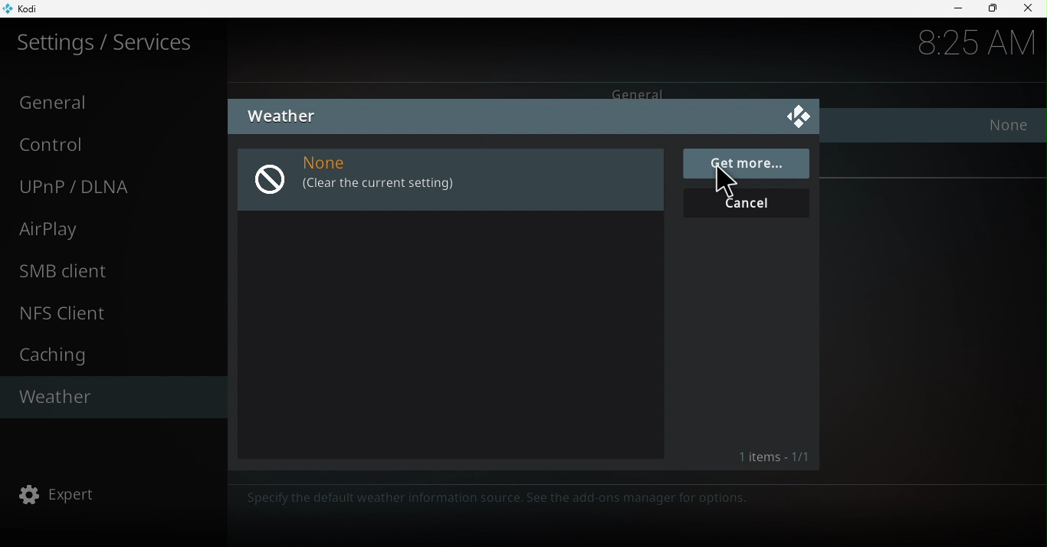 The image size is (1047, 547). What do you see at coordinates (108, 396) in the screenshot?
I see `Weather` at bounding box center [108, 396].